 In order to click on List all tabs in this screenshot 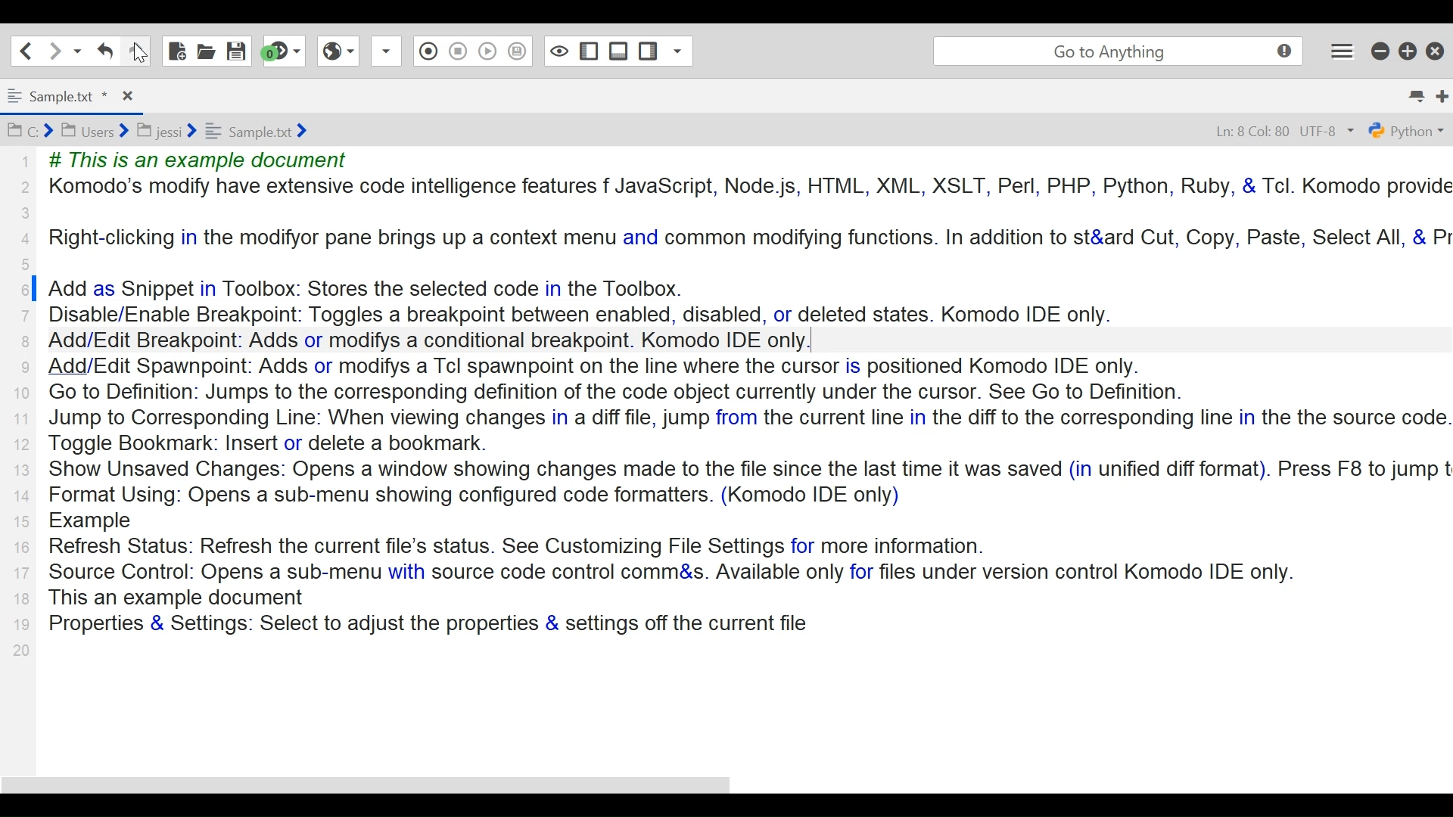, I will do `click(1416, 96)`.